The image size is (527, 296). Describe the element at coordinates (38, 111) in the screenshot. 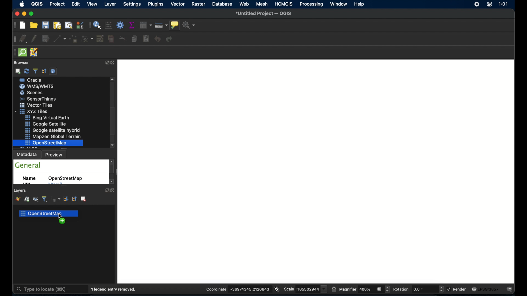

I see `scenes` at that location.